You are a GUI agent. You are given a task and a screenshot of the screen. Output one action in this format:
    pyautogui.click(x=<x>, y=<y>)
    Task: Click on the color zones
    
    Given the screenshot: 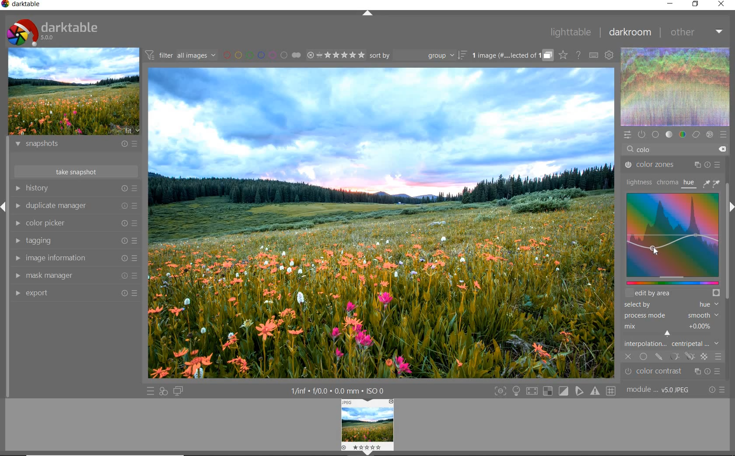 What is the action you would take?
    pyautogui.click(x=673, y=166)
    